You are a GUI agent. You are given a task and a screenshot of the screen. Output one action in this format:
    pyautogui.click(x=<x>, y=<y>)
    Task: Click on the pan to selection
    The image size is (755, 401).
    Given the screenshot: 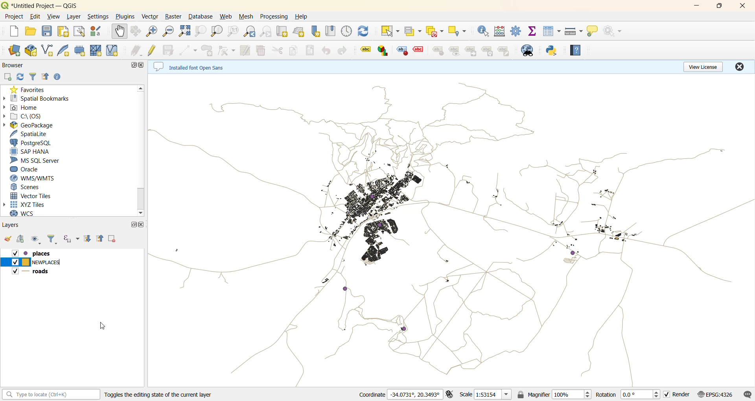 What is the action you would take?
    pyautogui.click(x=138, y=32)
    